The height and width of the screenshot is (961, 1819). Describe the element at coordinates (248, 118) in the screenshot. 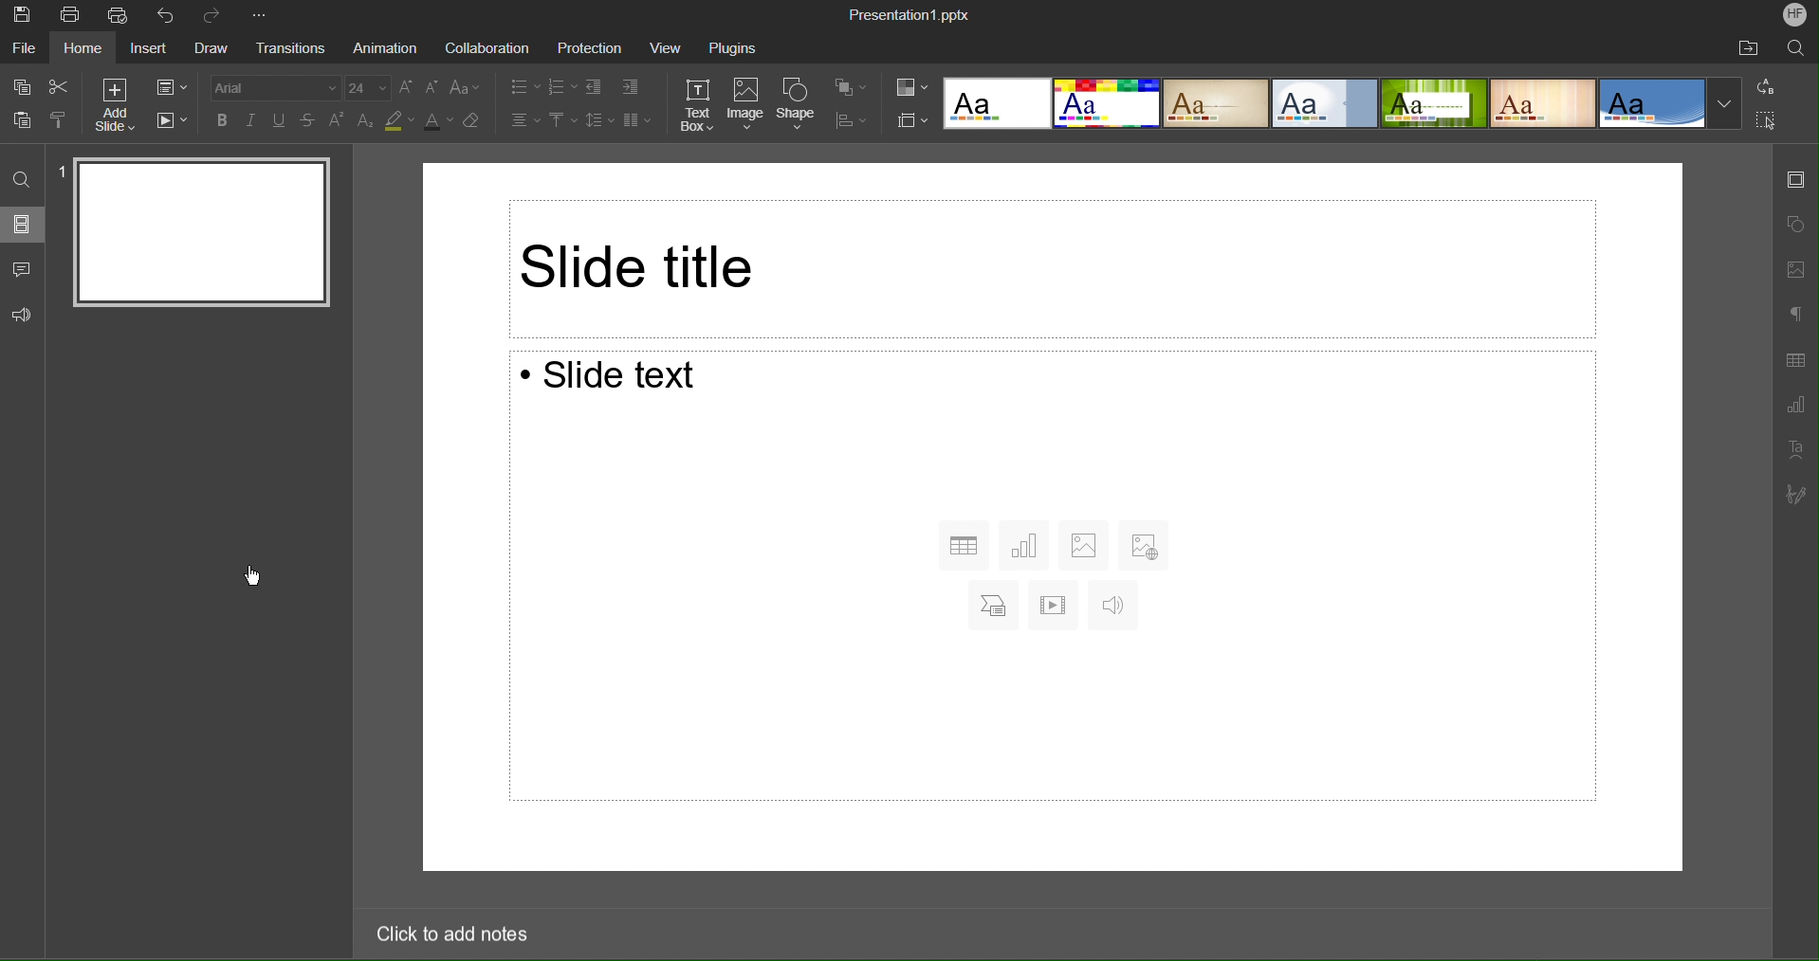

I see `italics` at that location.